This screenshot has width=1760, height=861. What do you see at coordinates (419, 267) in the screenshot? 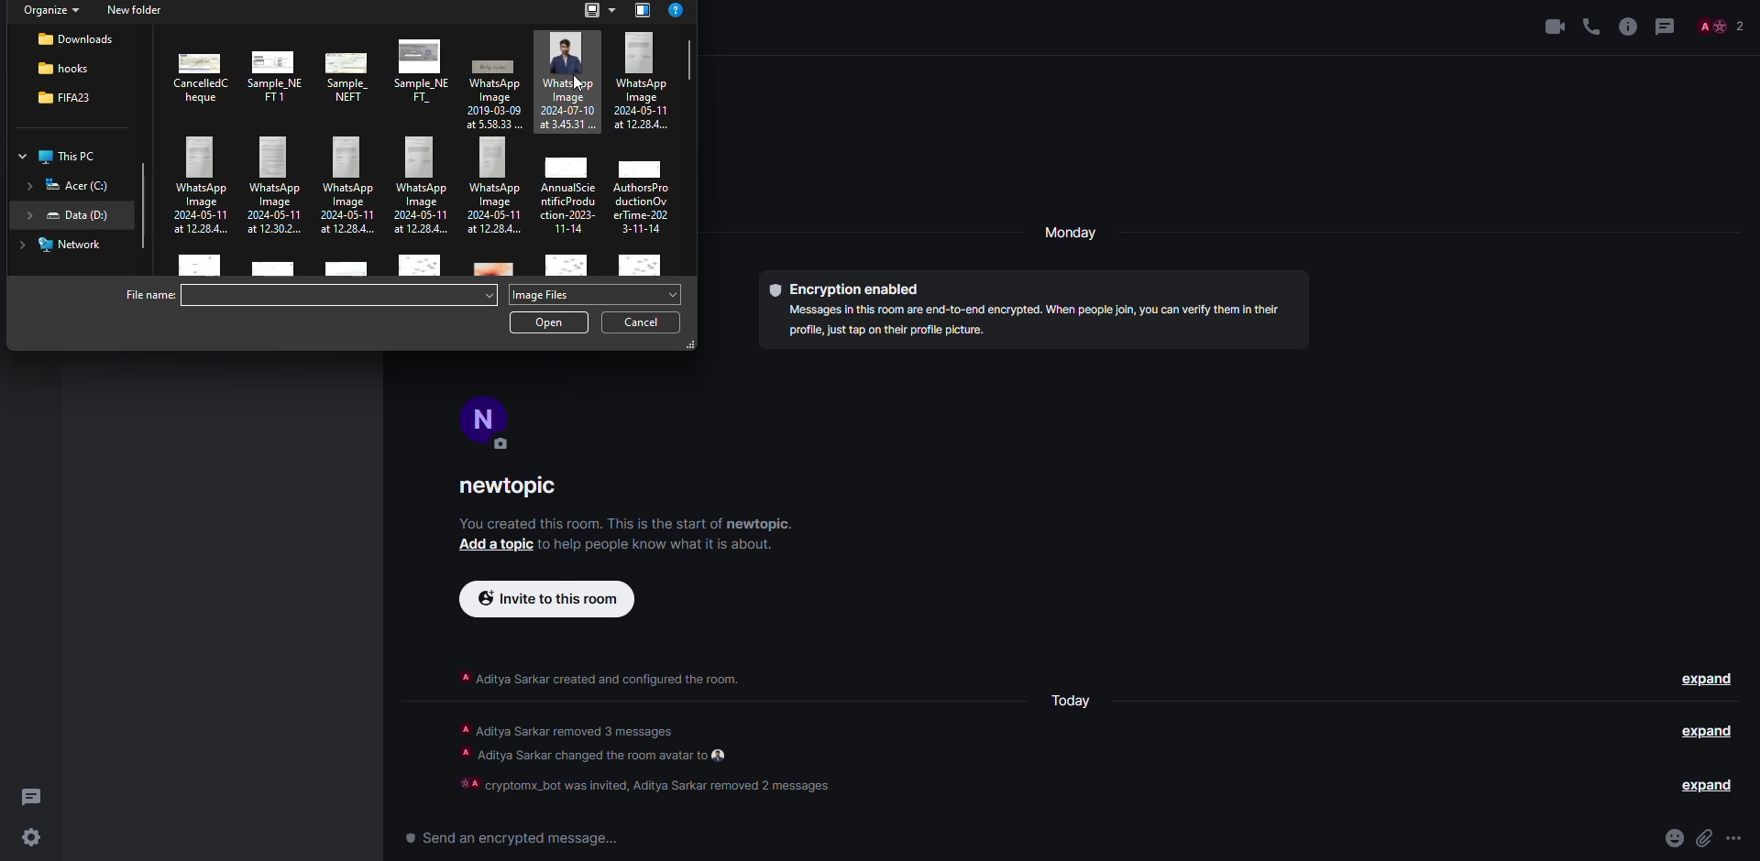
I see `click to select` at bounding box center [419, 267].